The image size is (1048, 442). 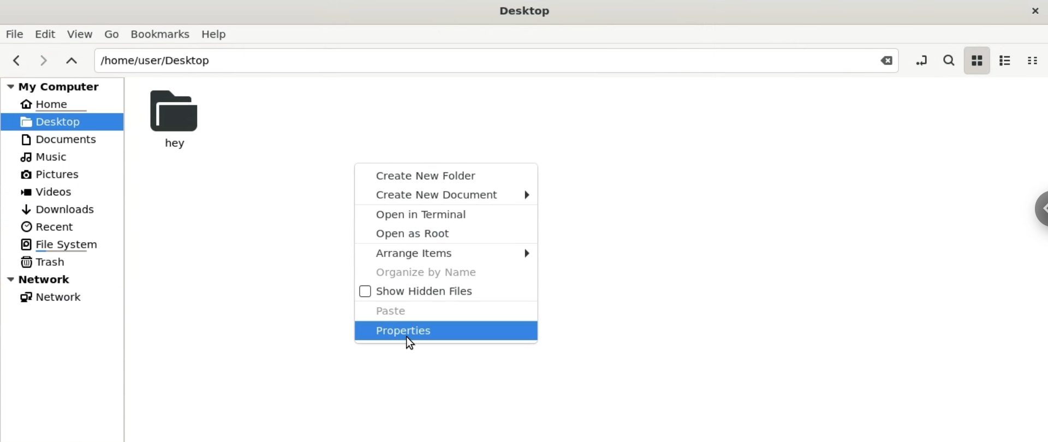 What do you see at coordinates (448, 233) in the screenshot?
I see `open as root` at bounding box center [448, 233].